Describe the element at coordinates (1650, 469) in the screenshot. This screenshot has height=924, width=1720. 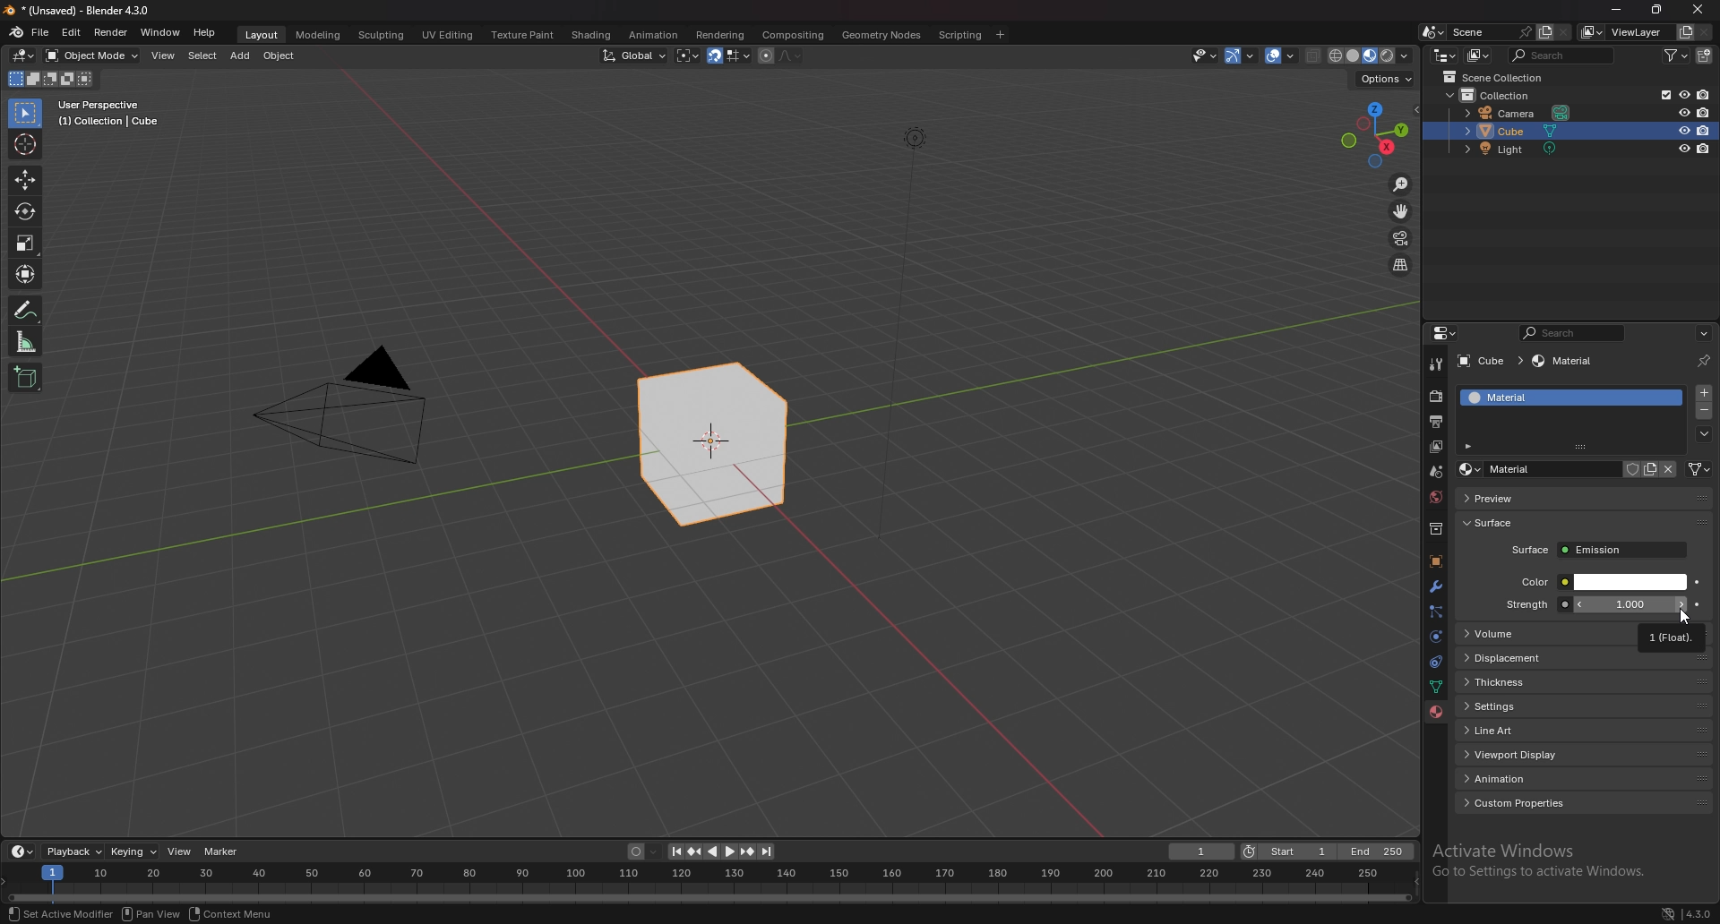
I see `new material` at that location.